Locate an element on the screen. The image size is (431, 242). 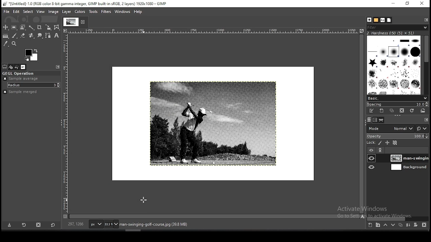
image (halftone) is located at coordinates (213, 123).